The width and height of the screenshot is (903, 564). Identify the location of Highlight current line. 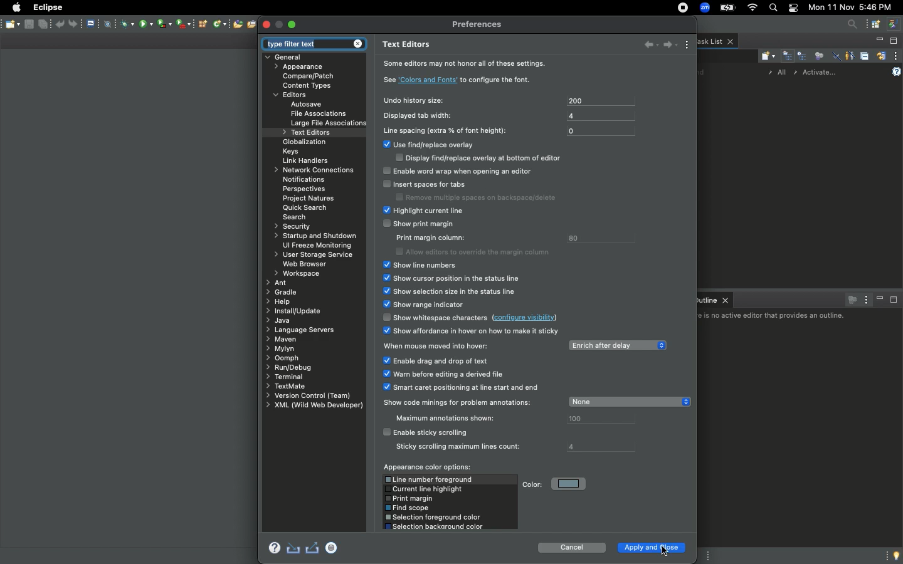
(442, 211).